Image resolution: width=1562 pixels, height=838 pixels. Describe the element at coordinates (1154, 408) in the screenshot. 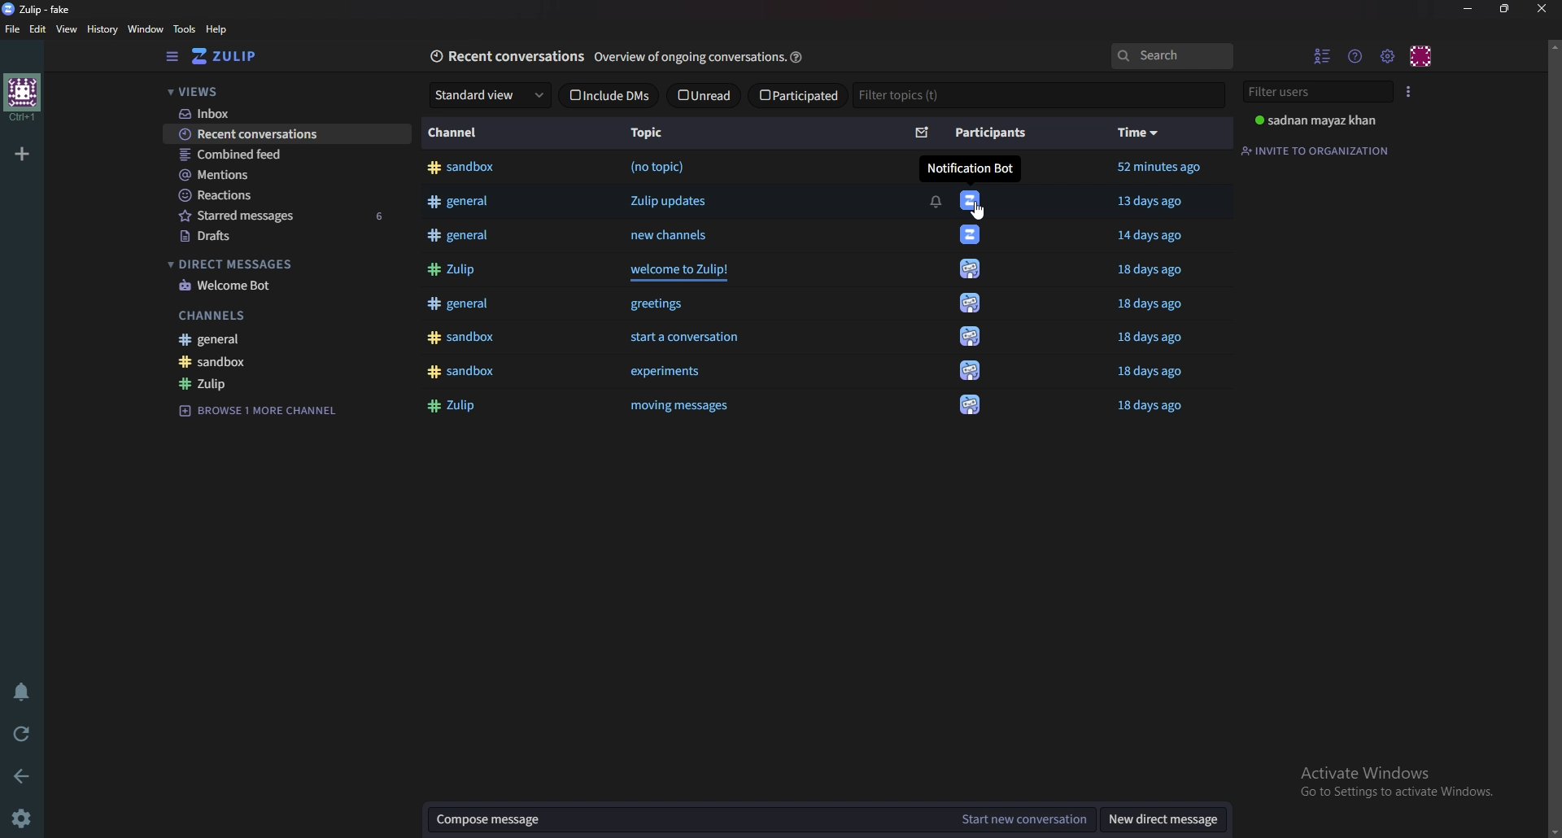

I see `18 days ago` at that location.